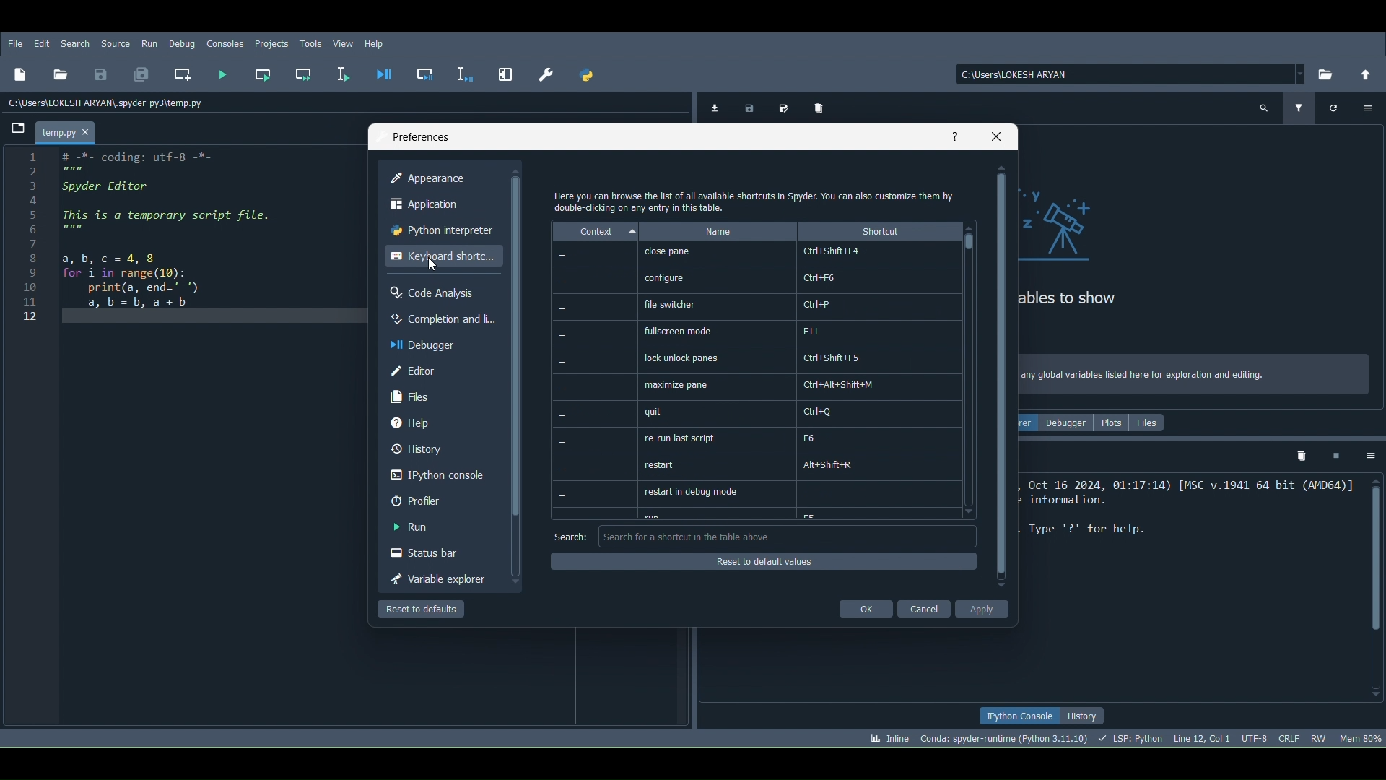  What do you see at coordinates (15, 131) in the screenshot?
I see `Browse tabs` at bounding box center [15, 131].